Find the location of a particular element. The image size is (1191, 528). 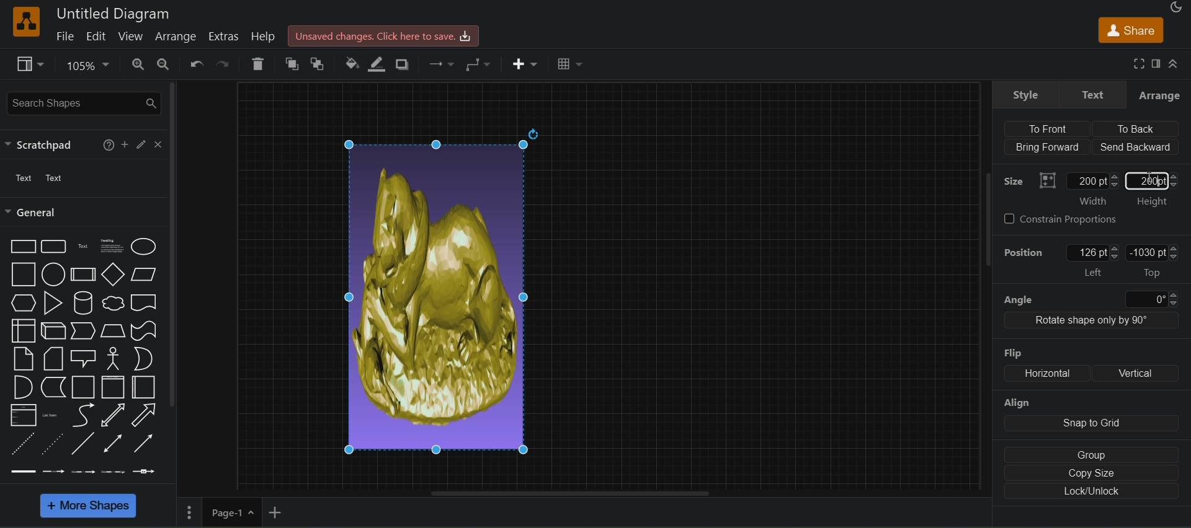

share is located at coordinates (1129, 30).